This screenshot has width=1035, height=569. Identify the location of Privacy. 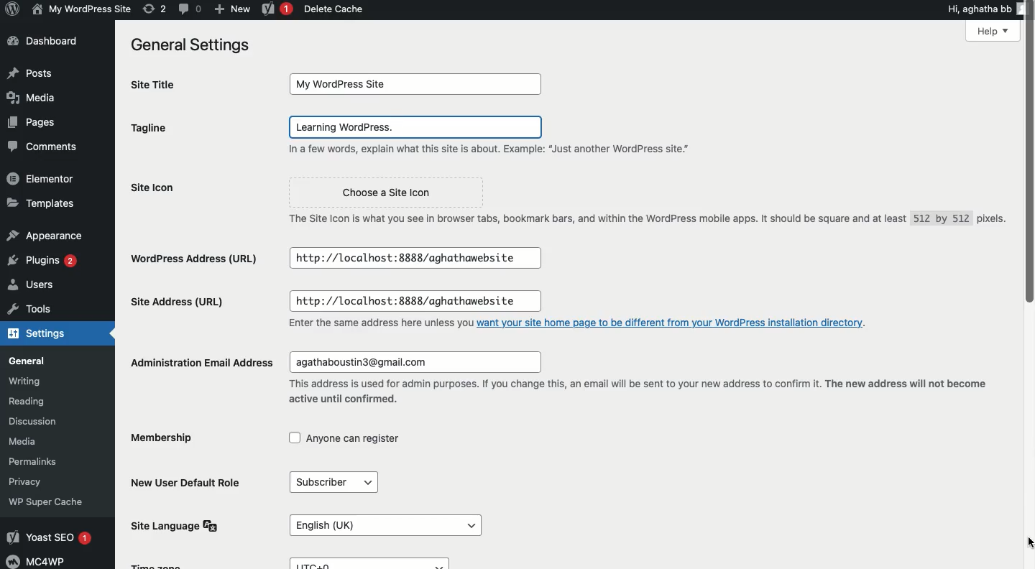
(29, 480).